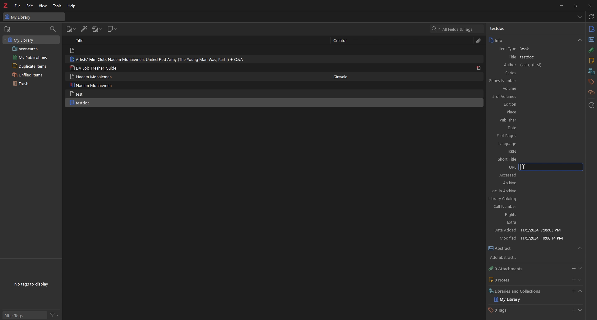  What do you see at coordinates (591, 50) in the screenshot?
I see `attachment` at bounding box center [591, 50].